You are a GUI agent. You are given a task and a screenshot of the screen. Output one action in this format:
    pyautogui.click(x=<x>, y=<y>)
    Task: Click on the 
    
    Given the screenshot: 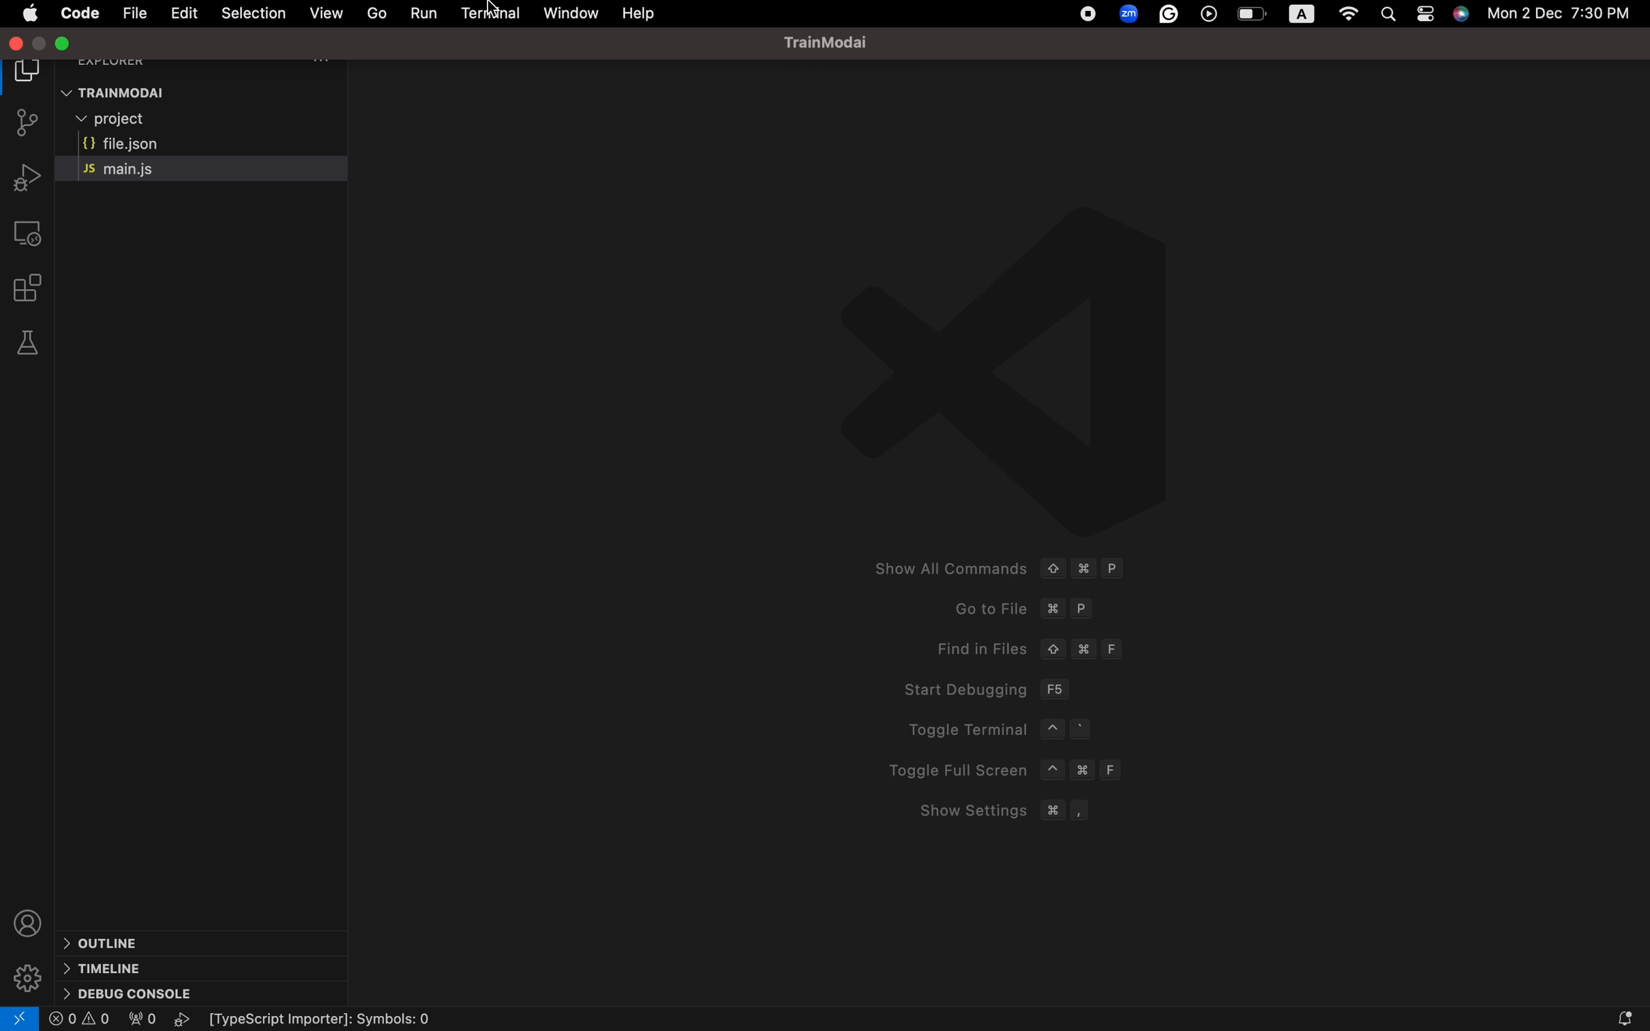 What is the action you would take?
    pyautogui.click(x=108, y=942)
    